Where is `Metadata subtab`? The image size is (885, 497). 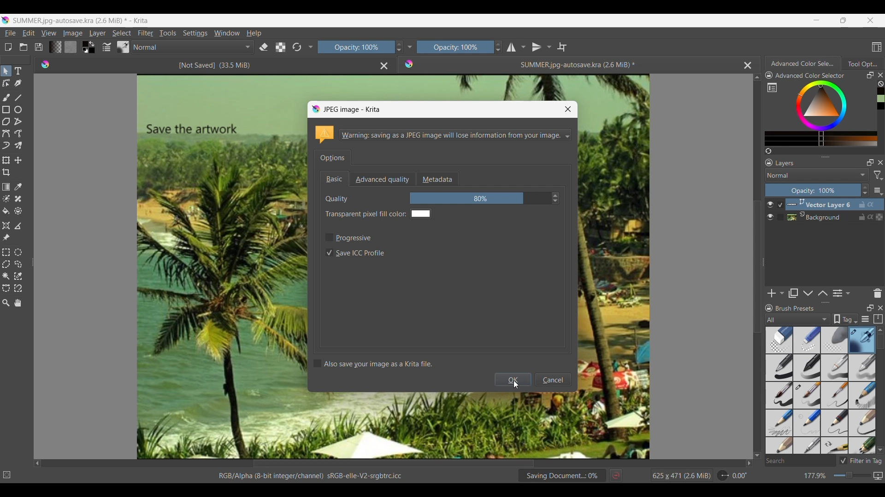 Metadata subtab is located at coordinates (437, 179).